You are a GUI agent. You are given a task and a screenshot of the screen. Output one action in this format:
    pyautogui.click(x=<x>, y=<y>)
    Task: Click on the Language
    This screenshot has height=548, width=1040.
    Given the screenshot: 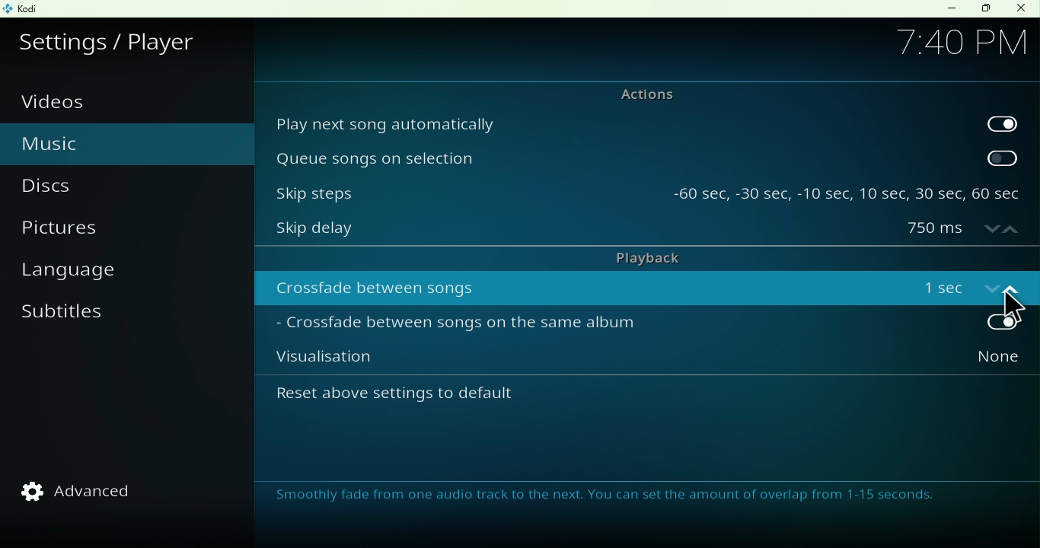 What is the action you would take?
    pyautogui.click(x=82, y=274)
    